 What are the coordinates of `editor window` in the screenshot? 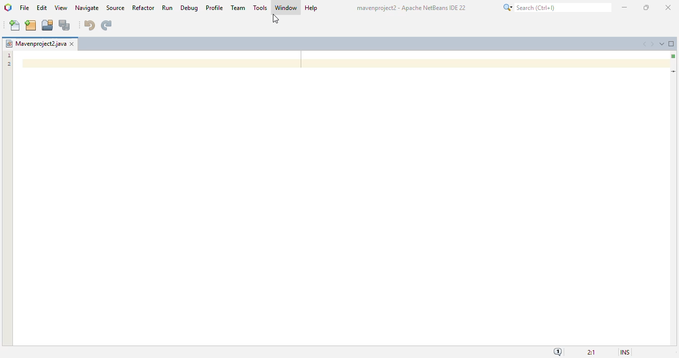 It's located at (342, 199).